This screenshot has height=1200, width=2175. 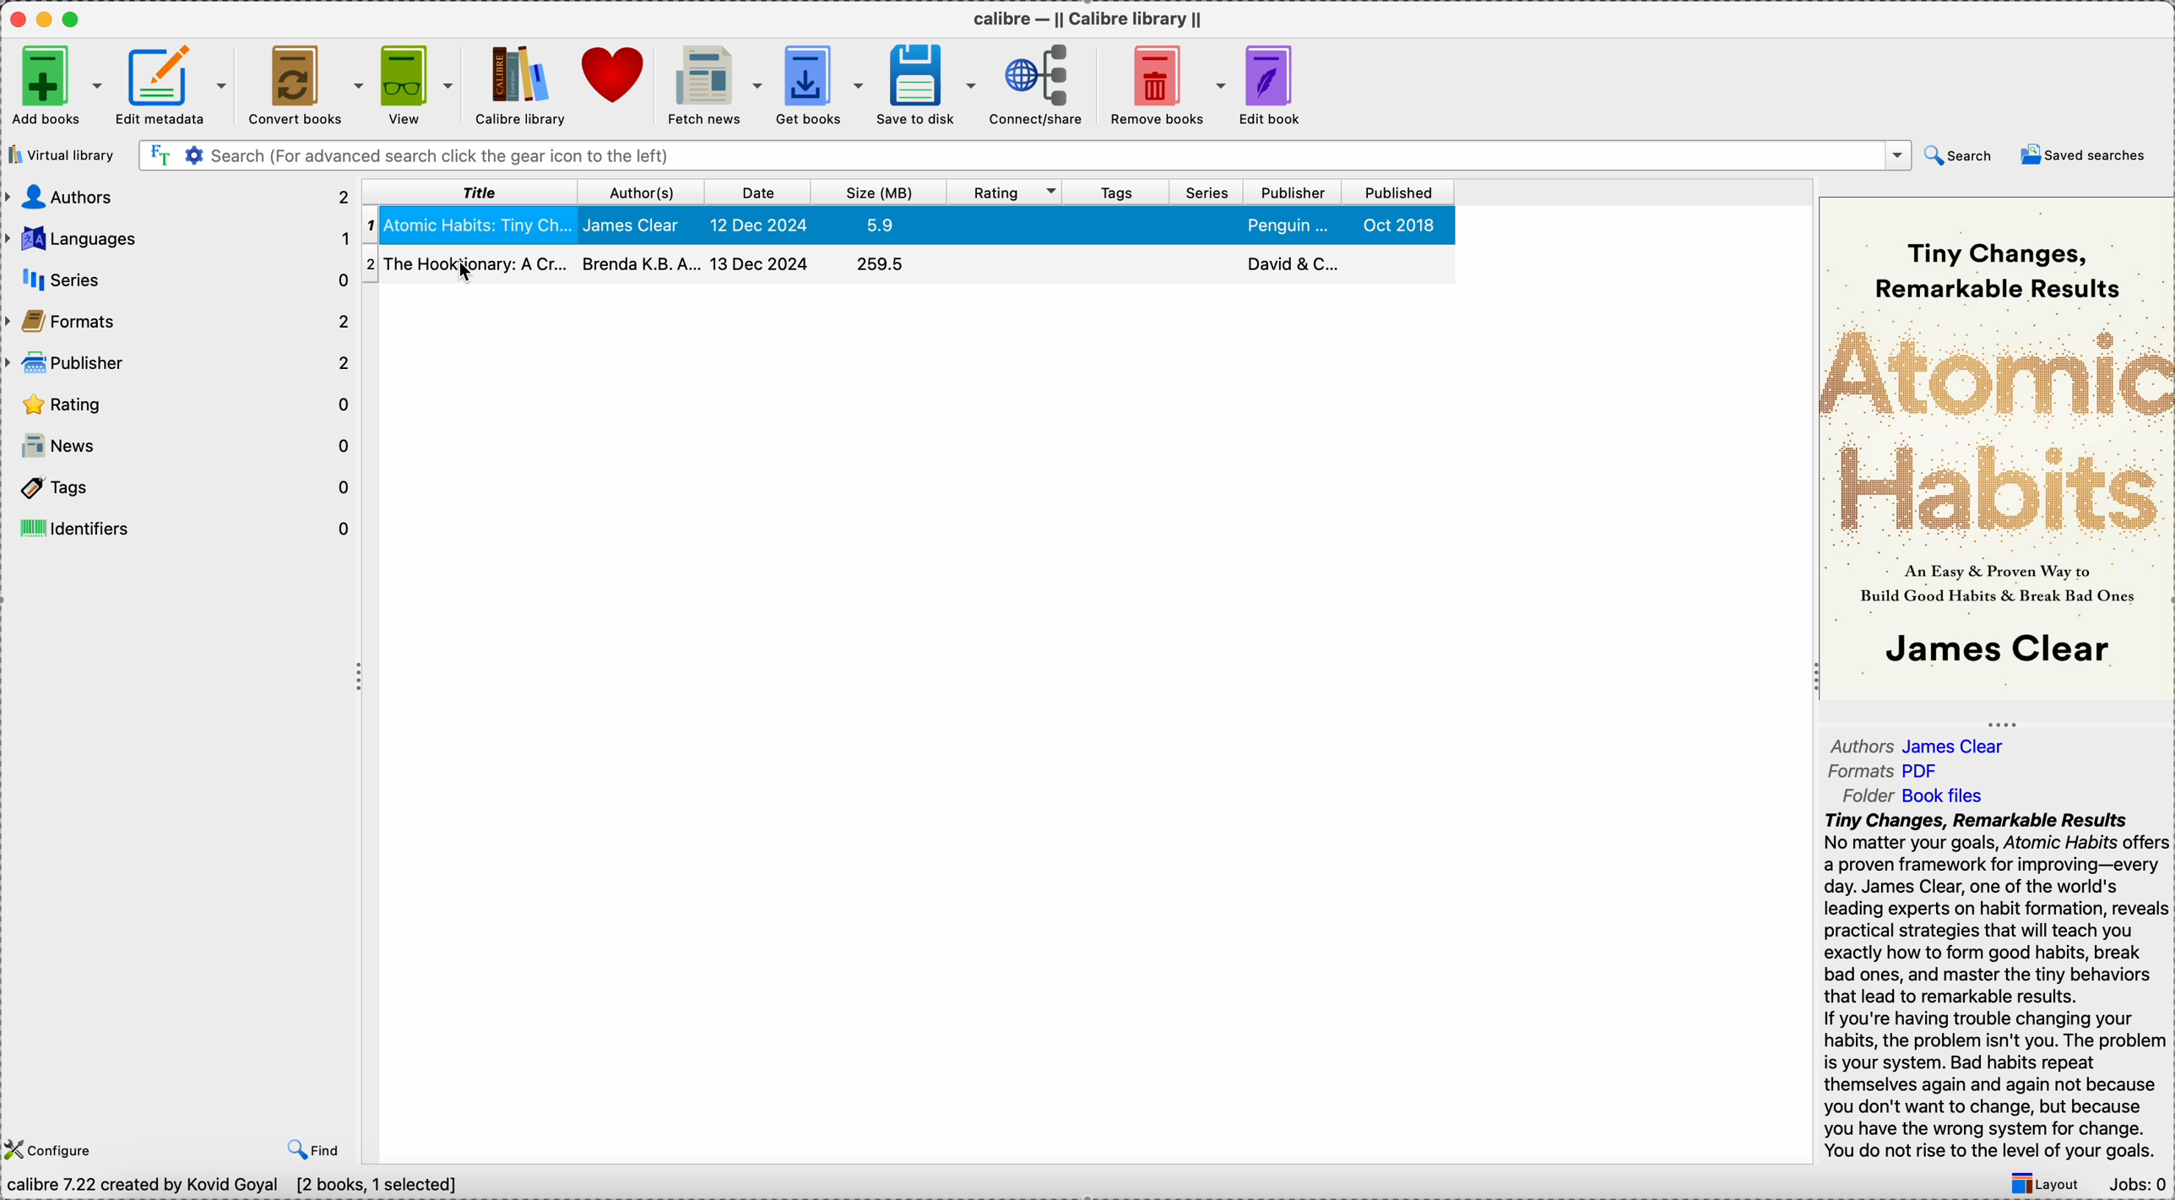 What do you see at coordinates (2080, 157) in the screenshot?
I see `saved searches` at bounding box center [2080, 157].